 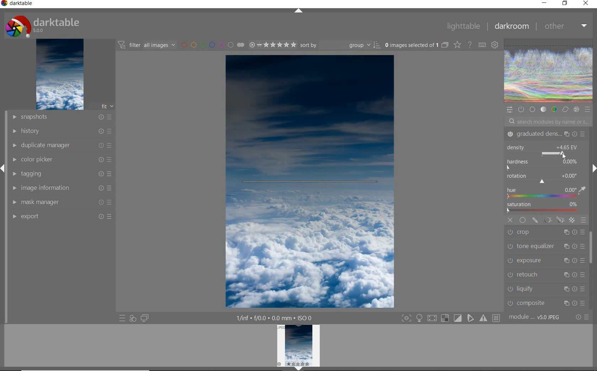 What do you see at coordinates (445, 44) in the screenshot?
I see `COLLAPSE GROUPED IMAGES` at bounding box center [445, 44].